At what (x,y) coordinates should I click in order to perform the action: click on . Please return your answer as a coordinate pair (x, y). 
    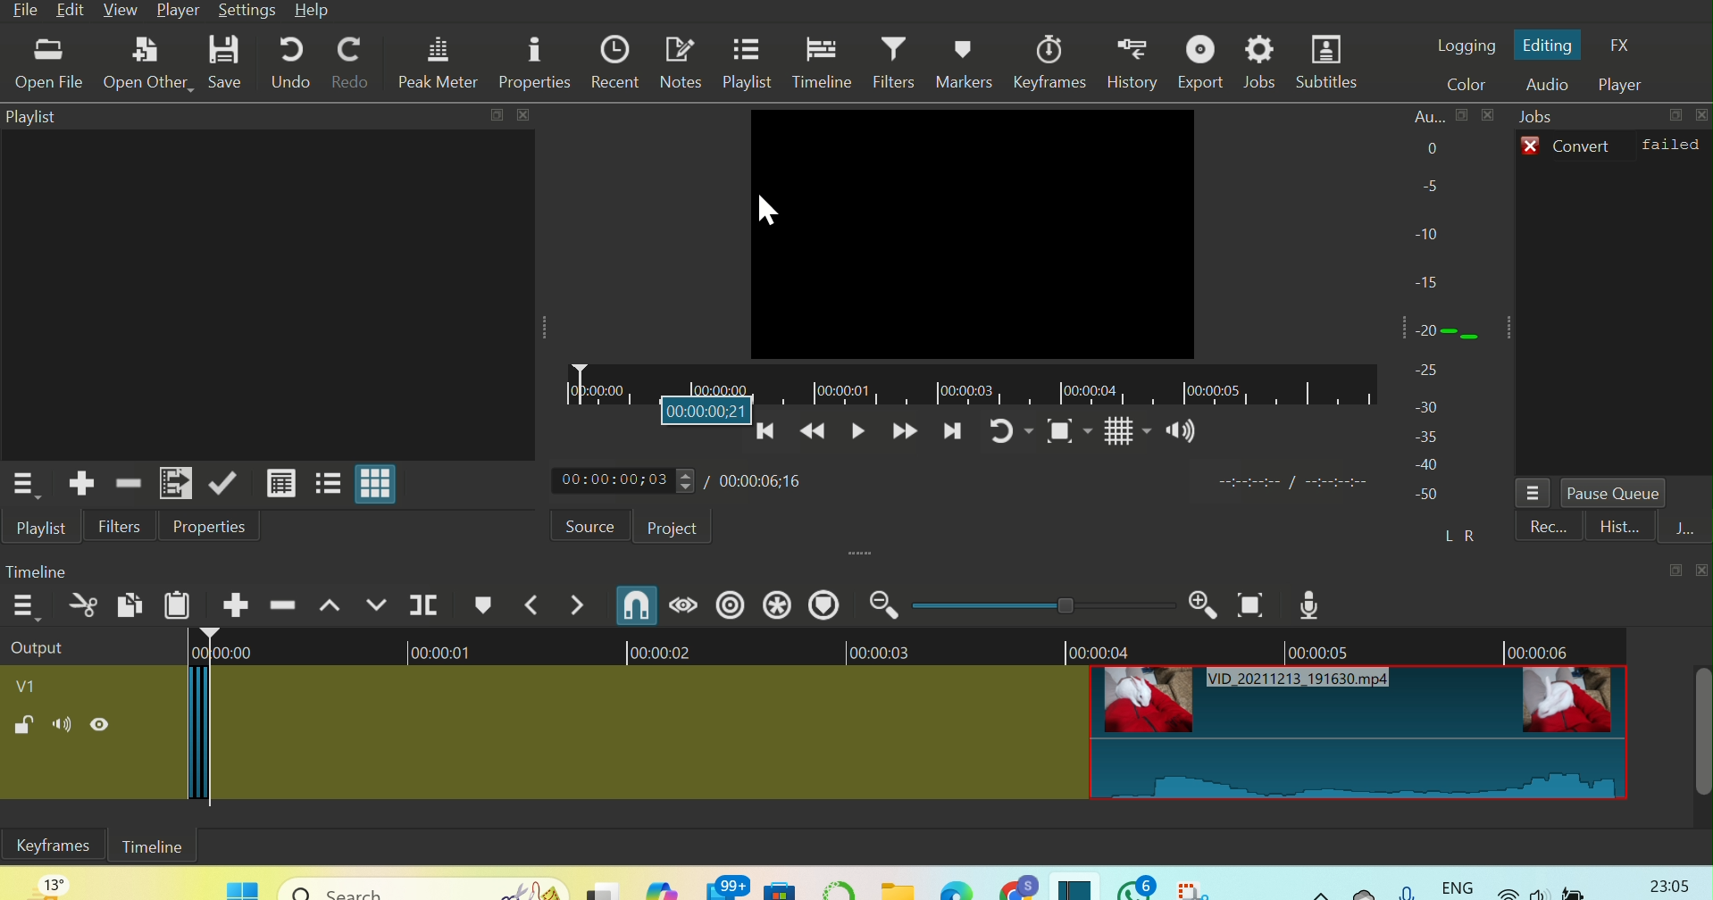
    Looking at the image, I should click on (731, 605).